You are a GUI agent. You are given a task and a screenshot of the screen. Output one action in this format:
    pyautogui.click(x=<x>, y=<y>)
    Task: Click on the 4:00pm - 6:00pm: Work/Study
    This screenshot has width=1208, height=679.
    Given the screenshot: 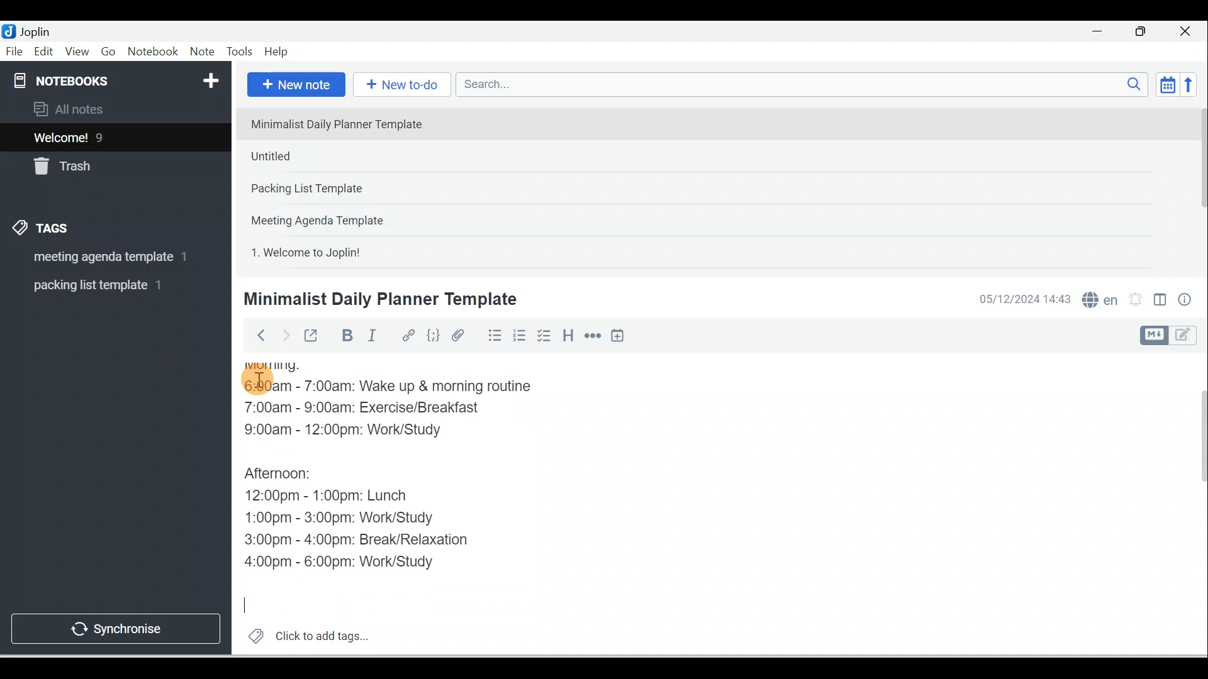 What is the action you would take?
    pyautogui.click(x=344, y=561)
    